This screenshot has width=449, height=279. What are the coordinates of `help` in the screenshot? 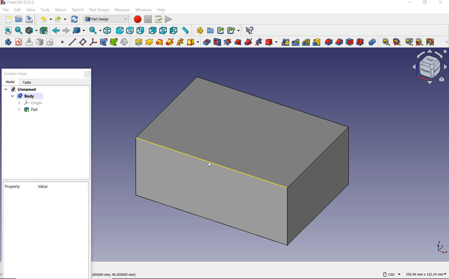 It's located at (161, 10).